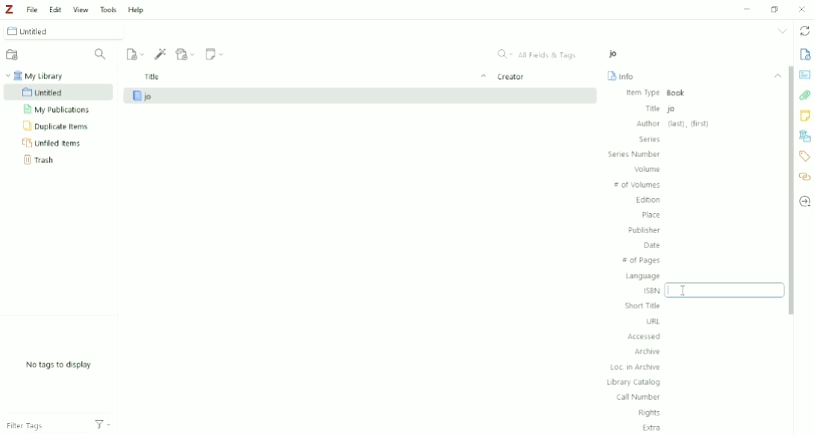  Describe the element at coordinates (101, 56) in the screenshot. I see `Filter Collections` at that location.